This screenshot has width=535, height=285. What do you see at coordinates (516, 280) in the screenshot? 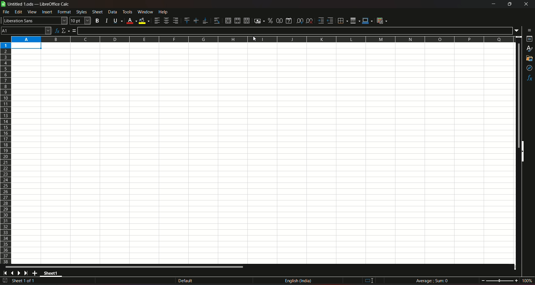
I see `zoom in` at bounding box center [516, 280].